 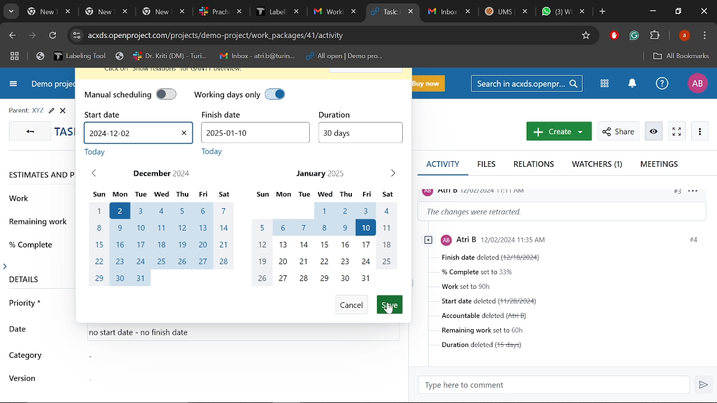 I want to click on Other tabs, so click(x=193, y=12).